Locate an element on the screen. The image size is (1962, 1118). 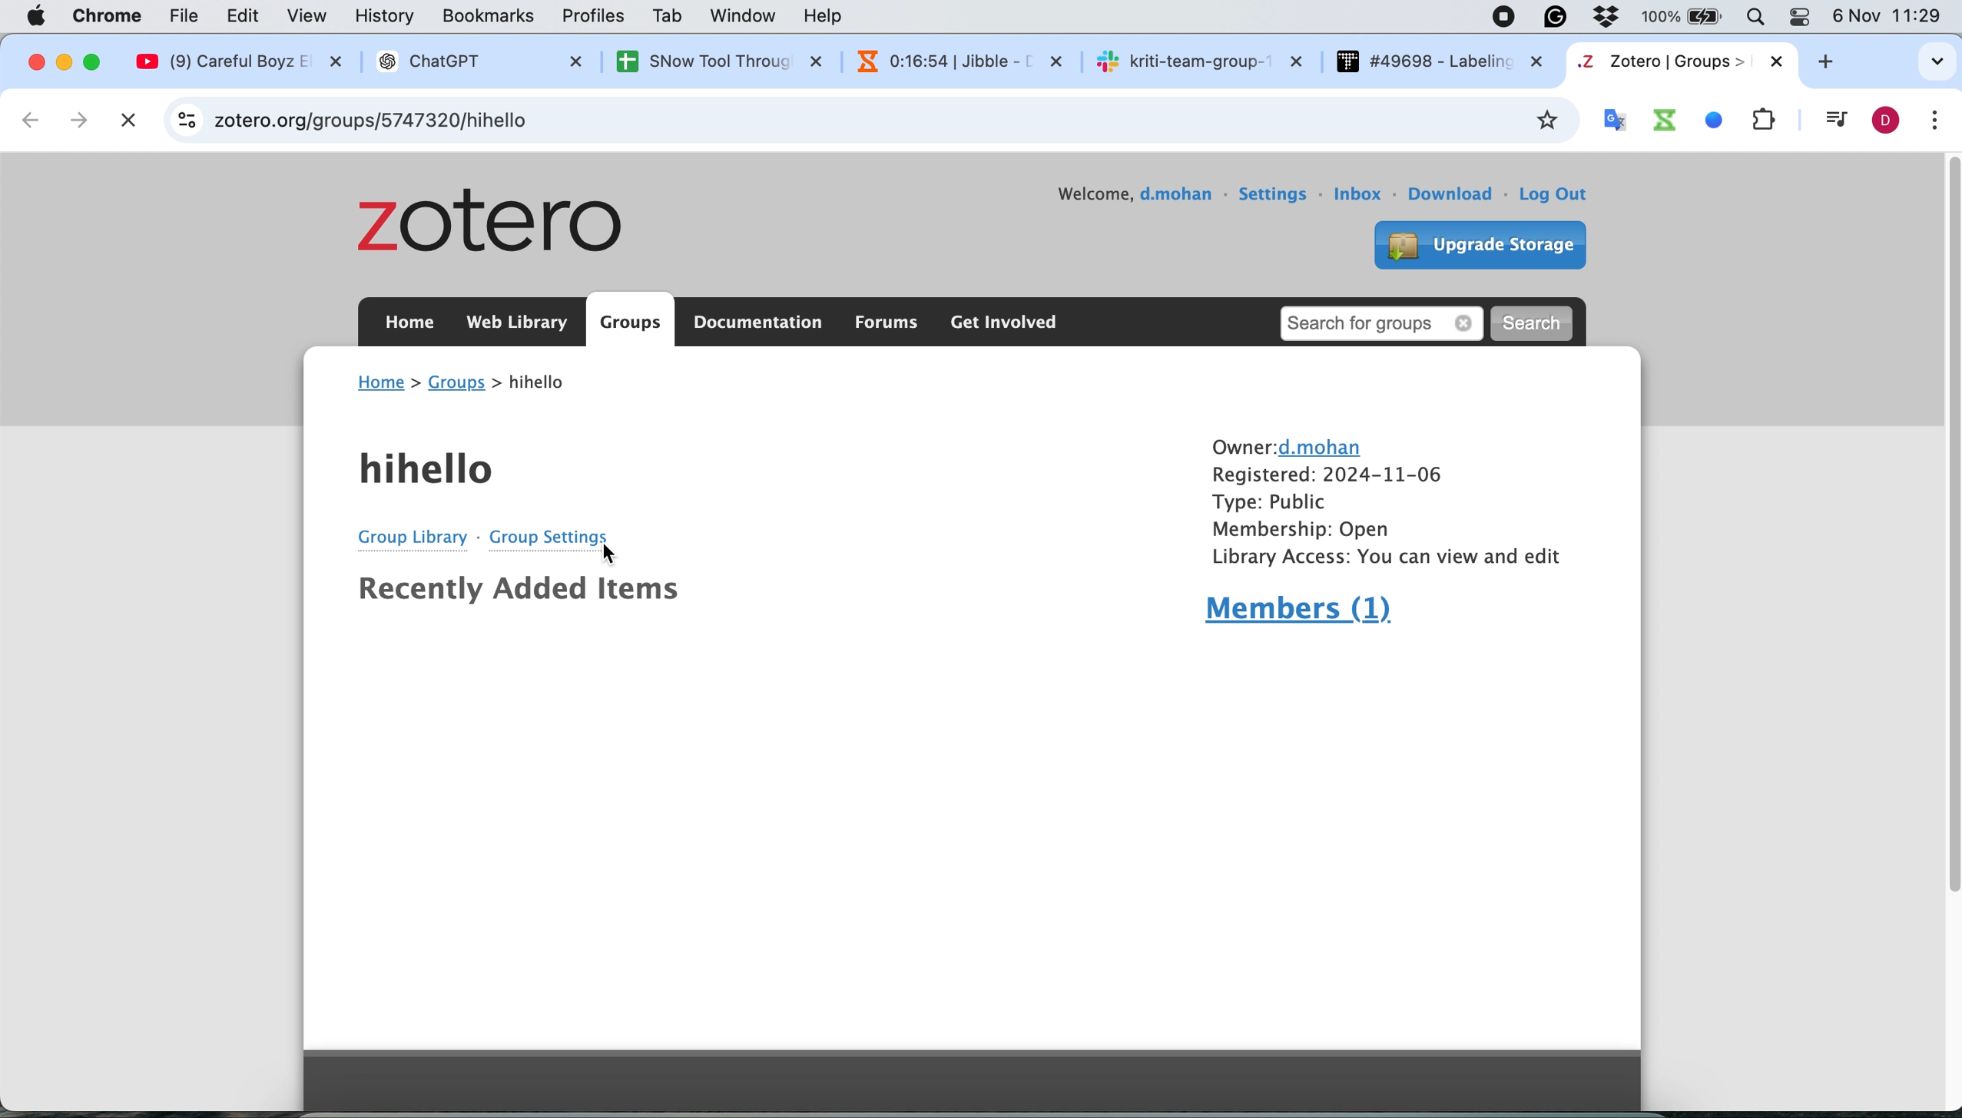
web library is located at coordinates (520, 322).